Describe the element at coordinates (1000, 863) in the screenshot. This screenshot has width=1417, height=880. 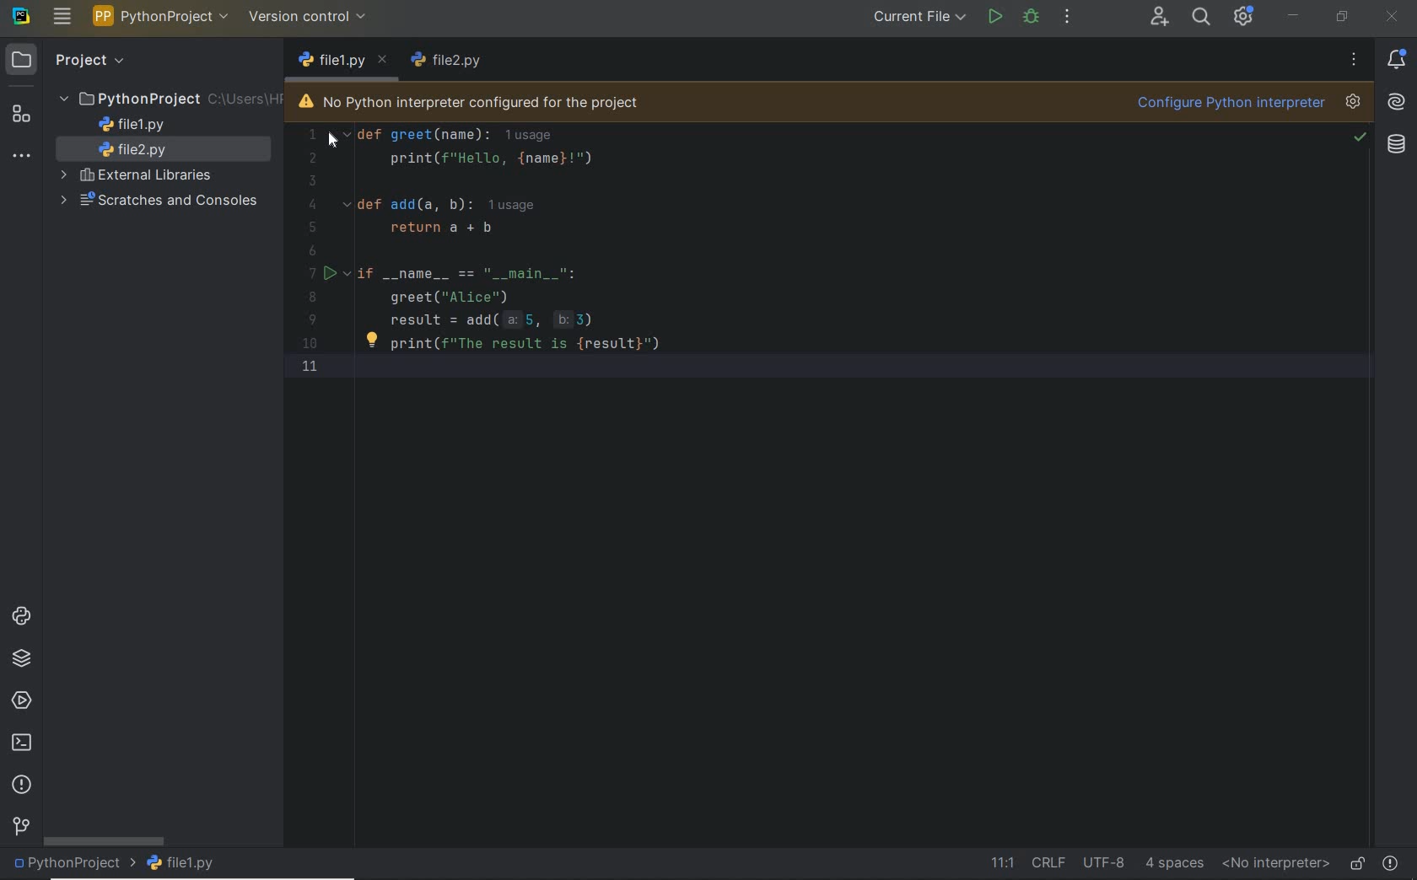
I see `go to line` at that location.